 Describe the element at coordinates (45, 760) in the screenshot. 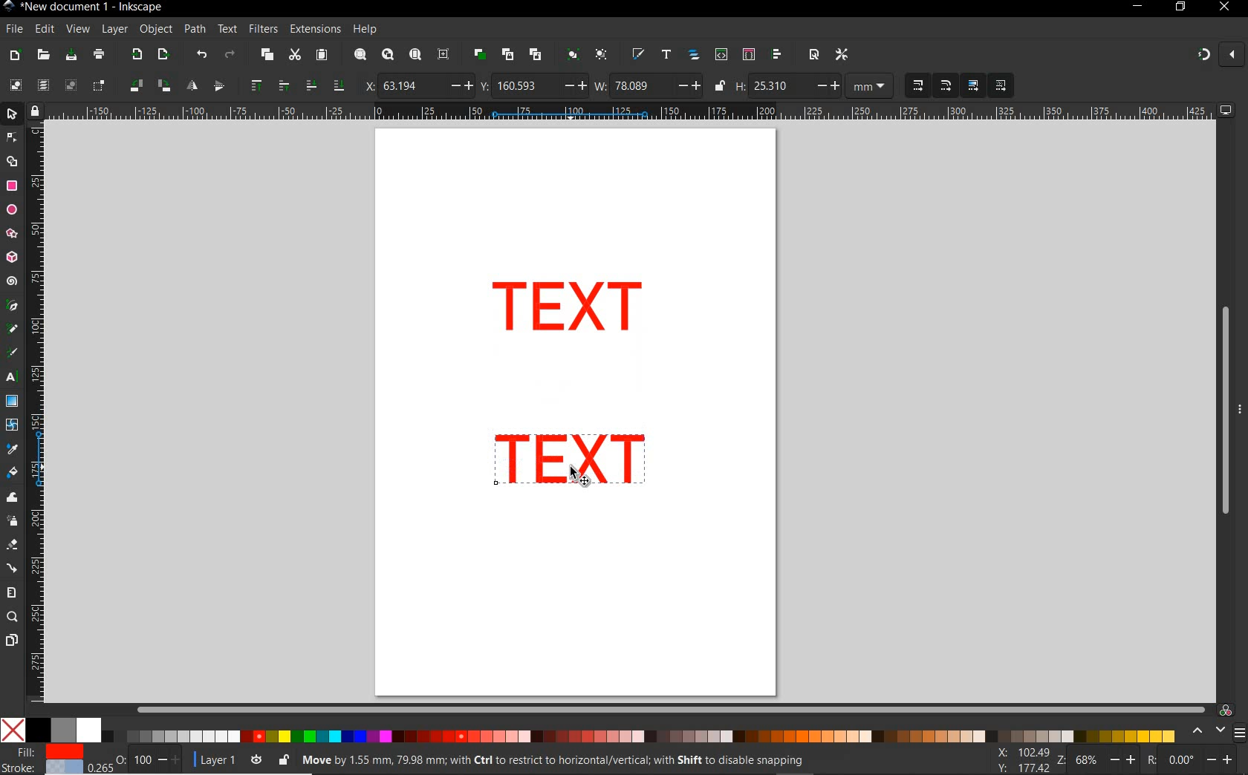

I see `fill and stroke` at that location.